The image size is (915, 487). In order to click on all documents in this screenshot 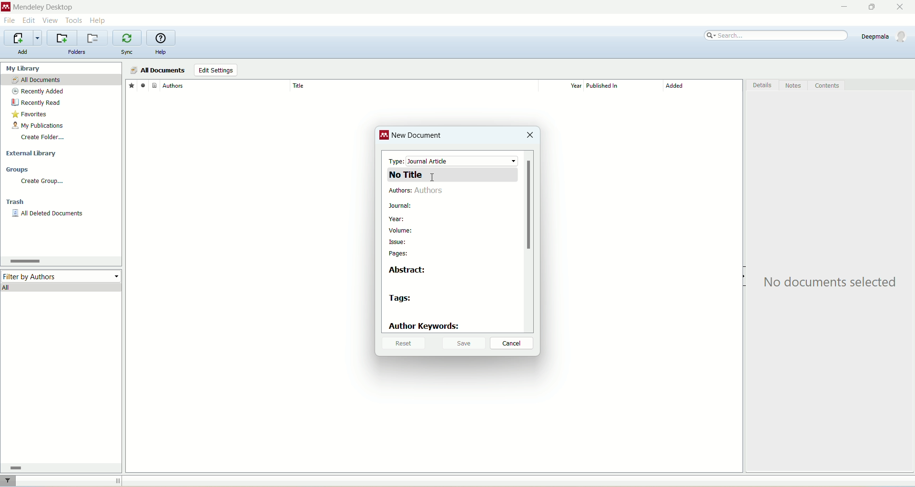, I will do `click(61, 80)`.